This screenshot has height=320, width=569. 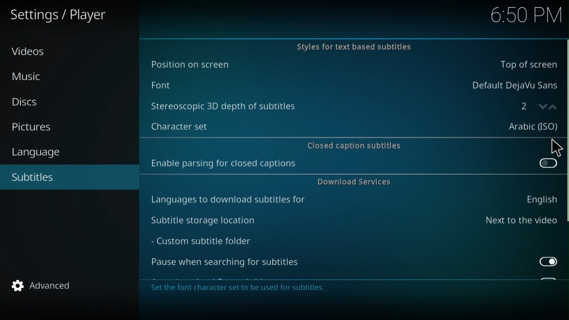 What do you see at coordinates (247, 288) in the screenshot?
I see `Description` at bounding box center [247, 288].